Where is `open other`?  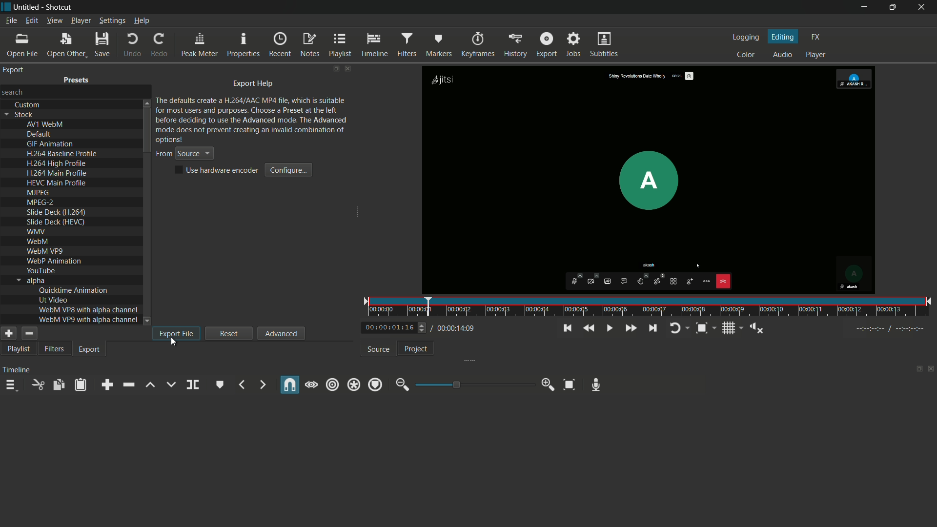
open other is located at coordinates (65, 45).